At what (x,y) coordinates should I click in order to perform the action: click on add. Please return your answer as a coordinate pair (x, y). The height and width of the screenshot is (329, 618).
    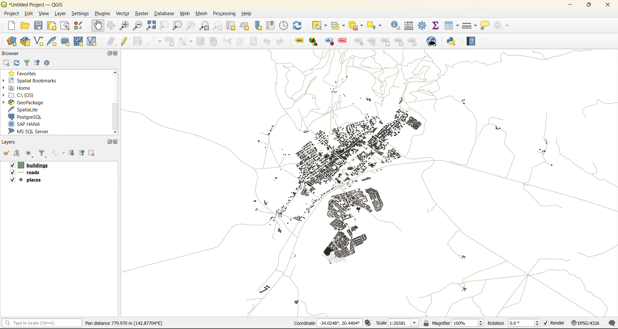
    Looking at the image, I should click on (18, 154).